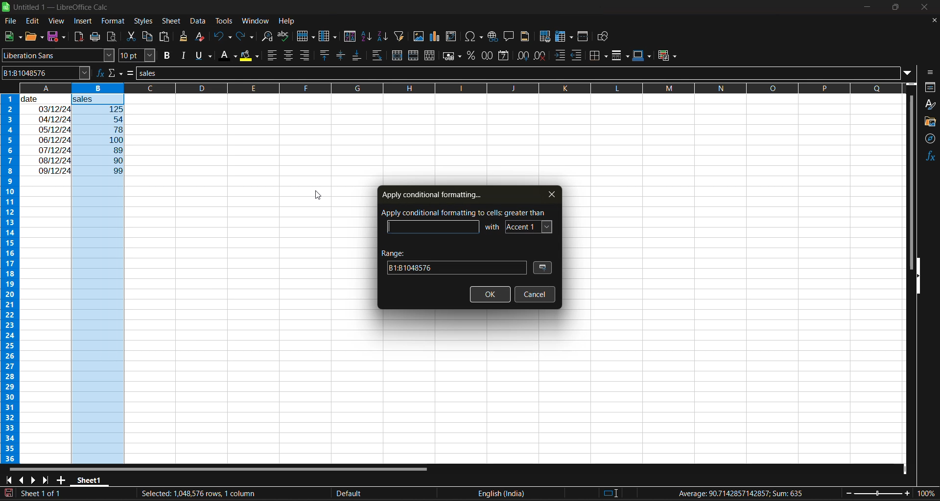 The height and width of the screenshot is (501, 940). What do you see at coordinates (133, 74) in the screenshot?
I see `formula` at bounding box center [133, 74].